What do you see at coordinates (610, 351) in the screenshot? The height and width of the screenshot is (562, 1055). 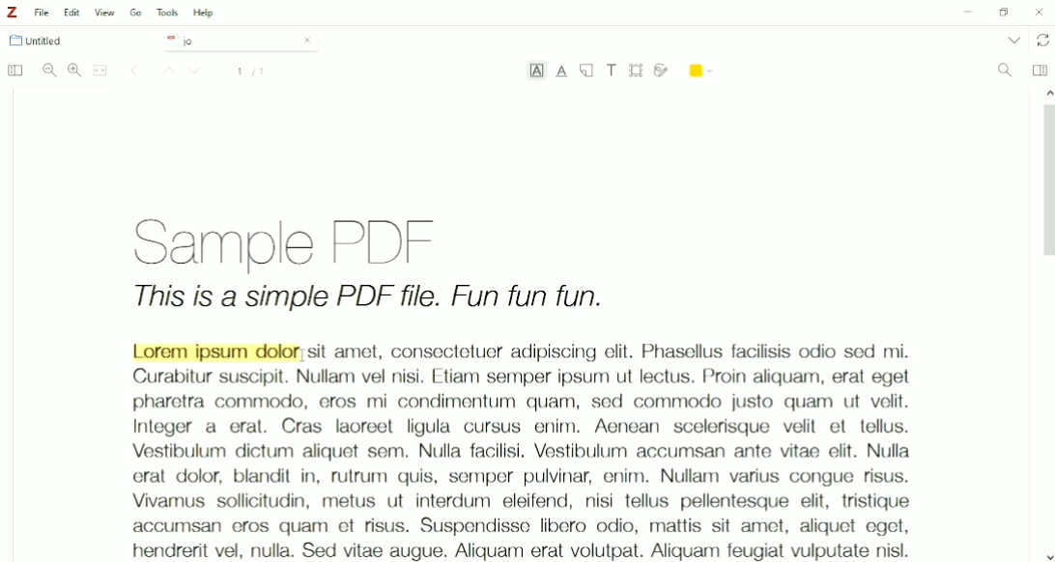 I see `sit amet, consectetuer adipiscing elit. Phasellus facilisis odio sed mi.` at bounding box center [610, 351].